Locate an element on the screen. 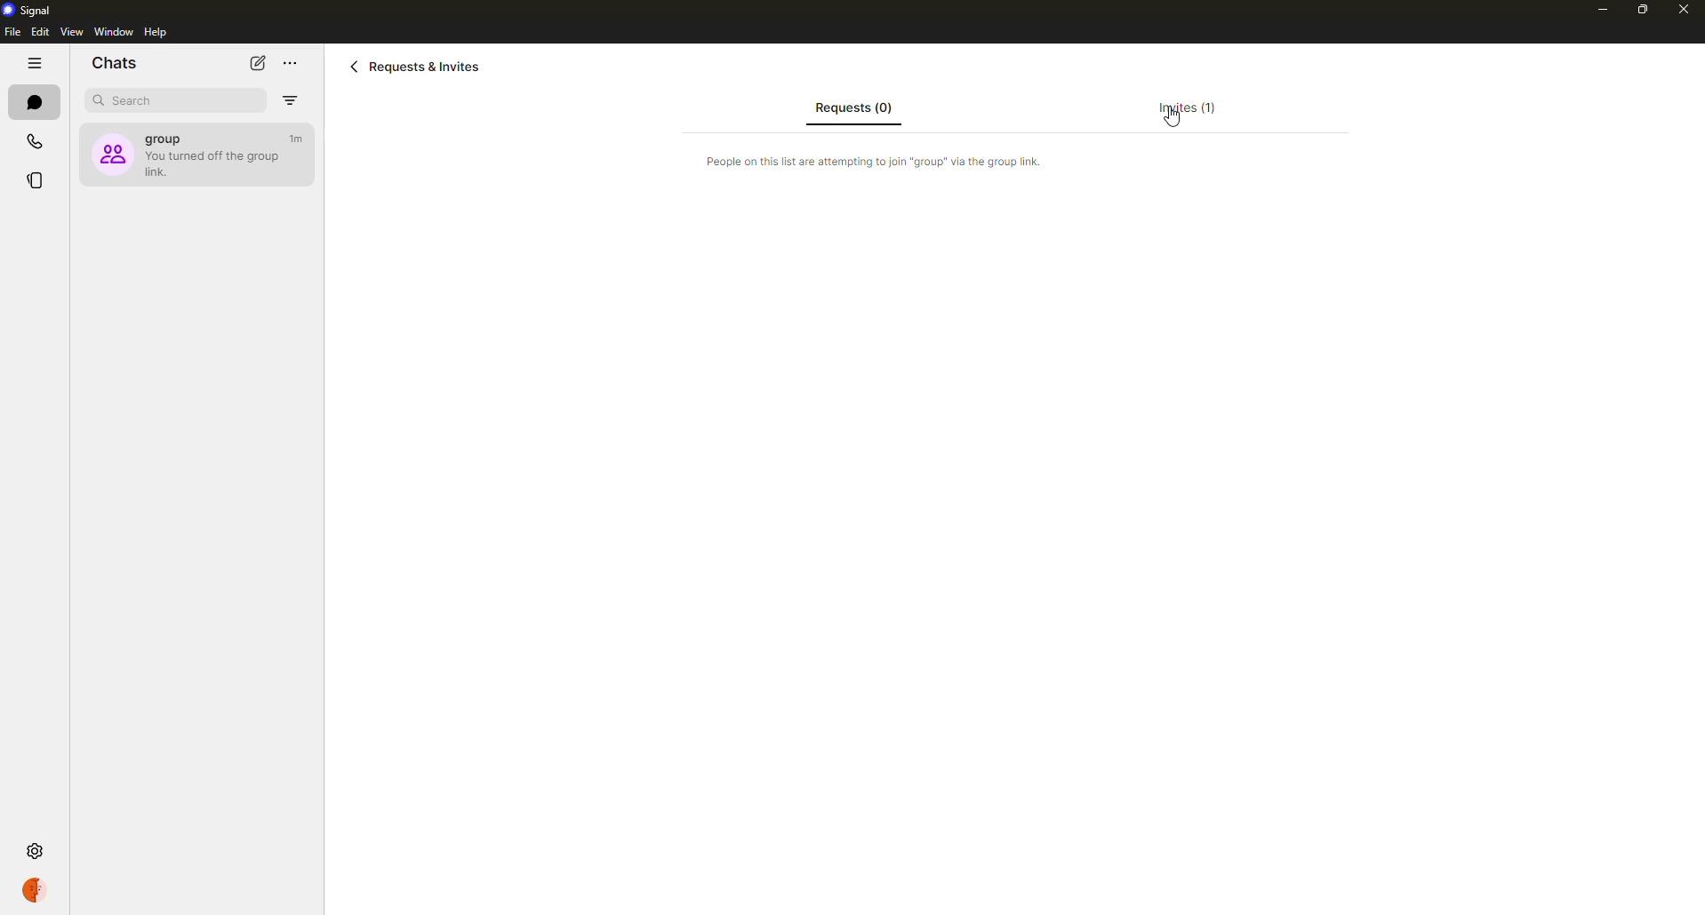 This screenshot has height=915, width=1705. info is located at coordinates (880, 160).